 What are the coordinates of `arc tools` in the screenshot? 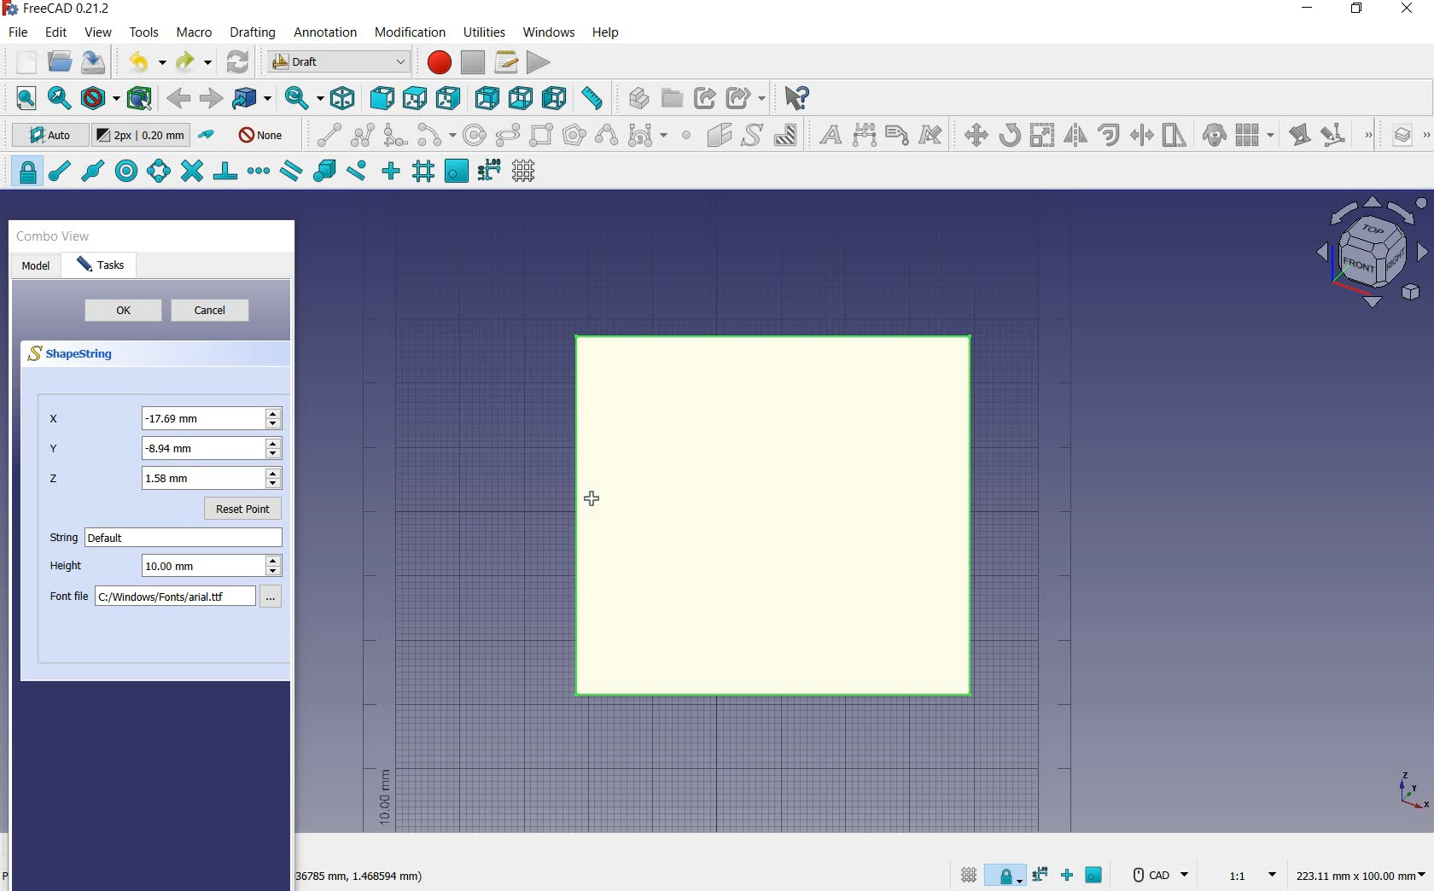 It's located at (436, 136).